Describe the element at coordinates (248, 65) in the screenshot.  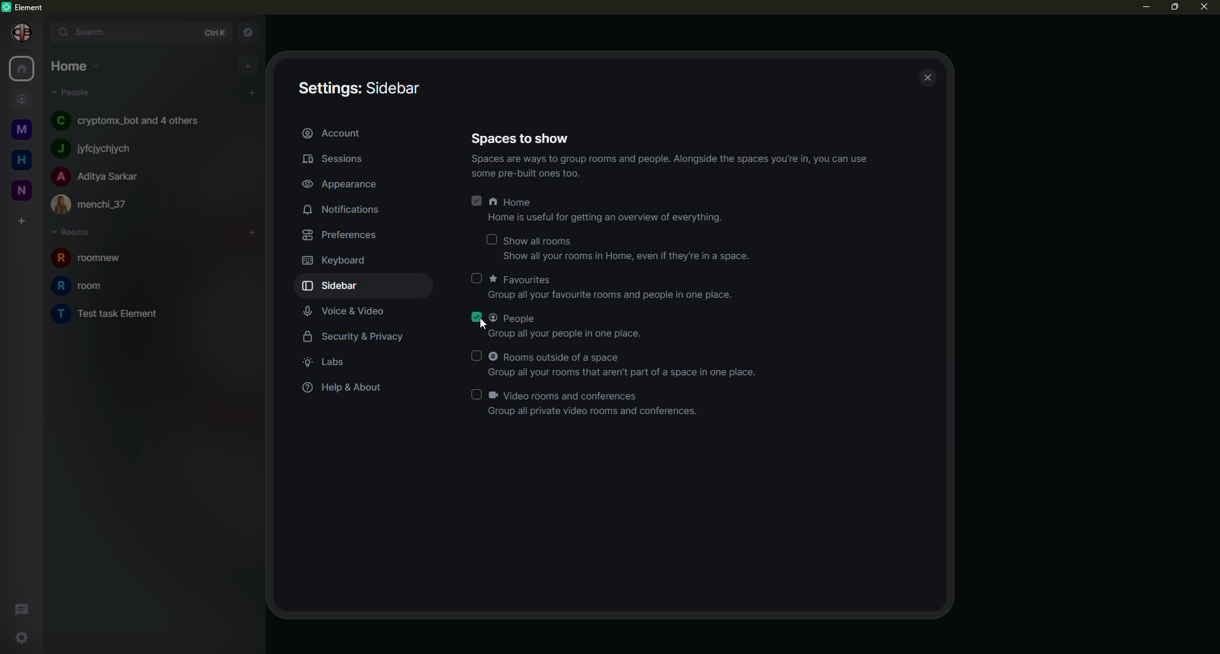
I see `add` at that location.